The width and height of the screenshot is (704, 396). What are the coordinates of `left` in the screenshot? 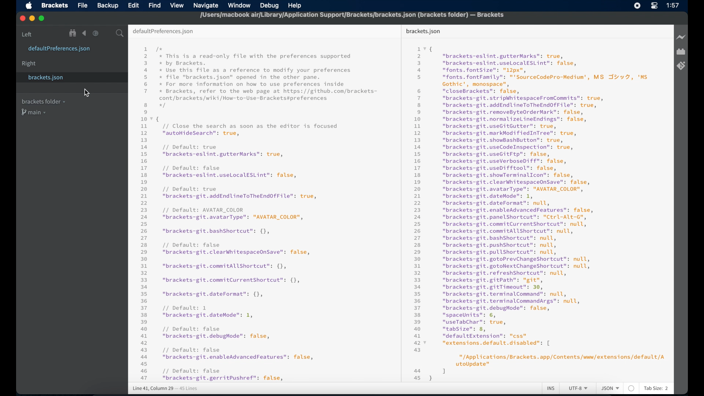 It's located at (27, 34).